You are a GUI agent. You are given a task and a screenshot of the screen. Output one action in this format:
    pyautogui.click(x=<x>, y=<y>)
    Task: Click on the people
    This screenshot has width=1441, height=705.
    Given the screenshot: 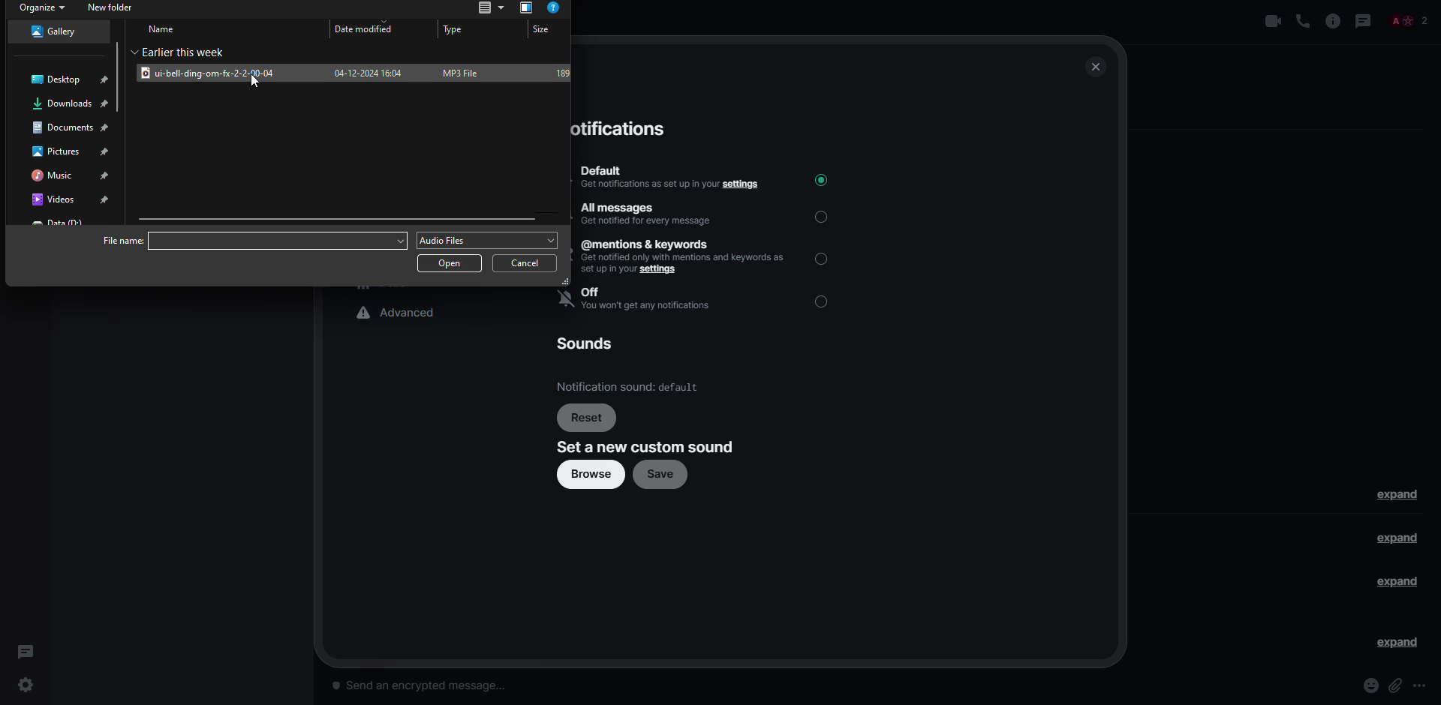 What is the action you would take?
    pyautogui.click(x=1408, y=21)
    